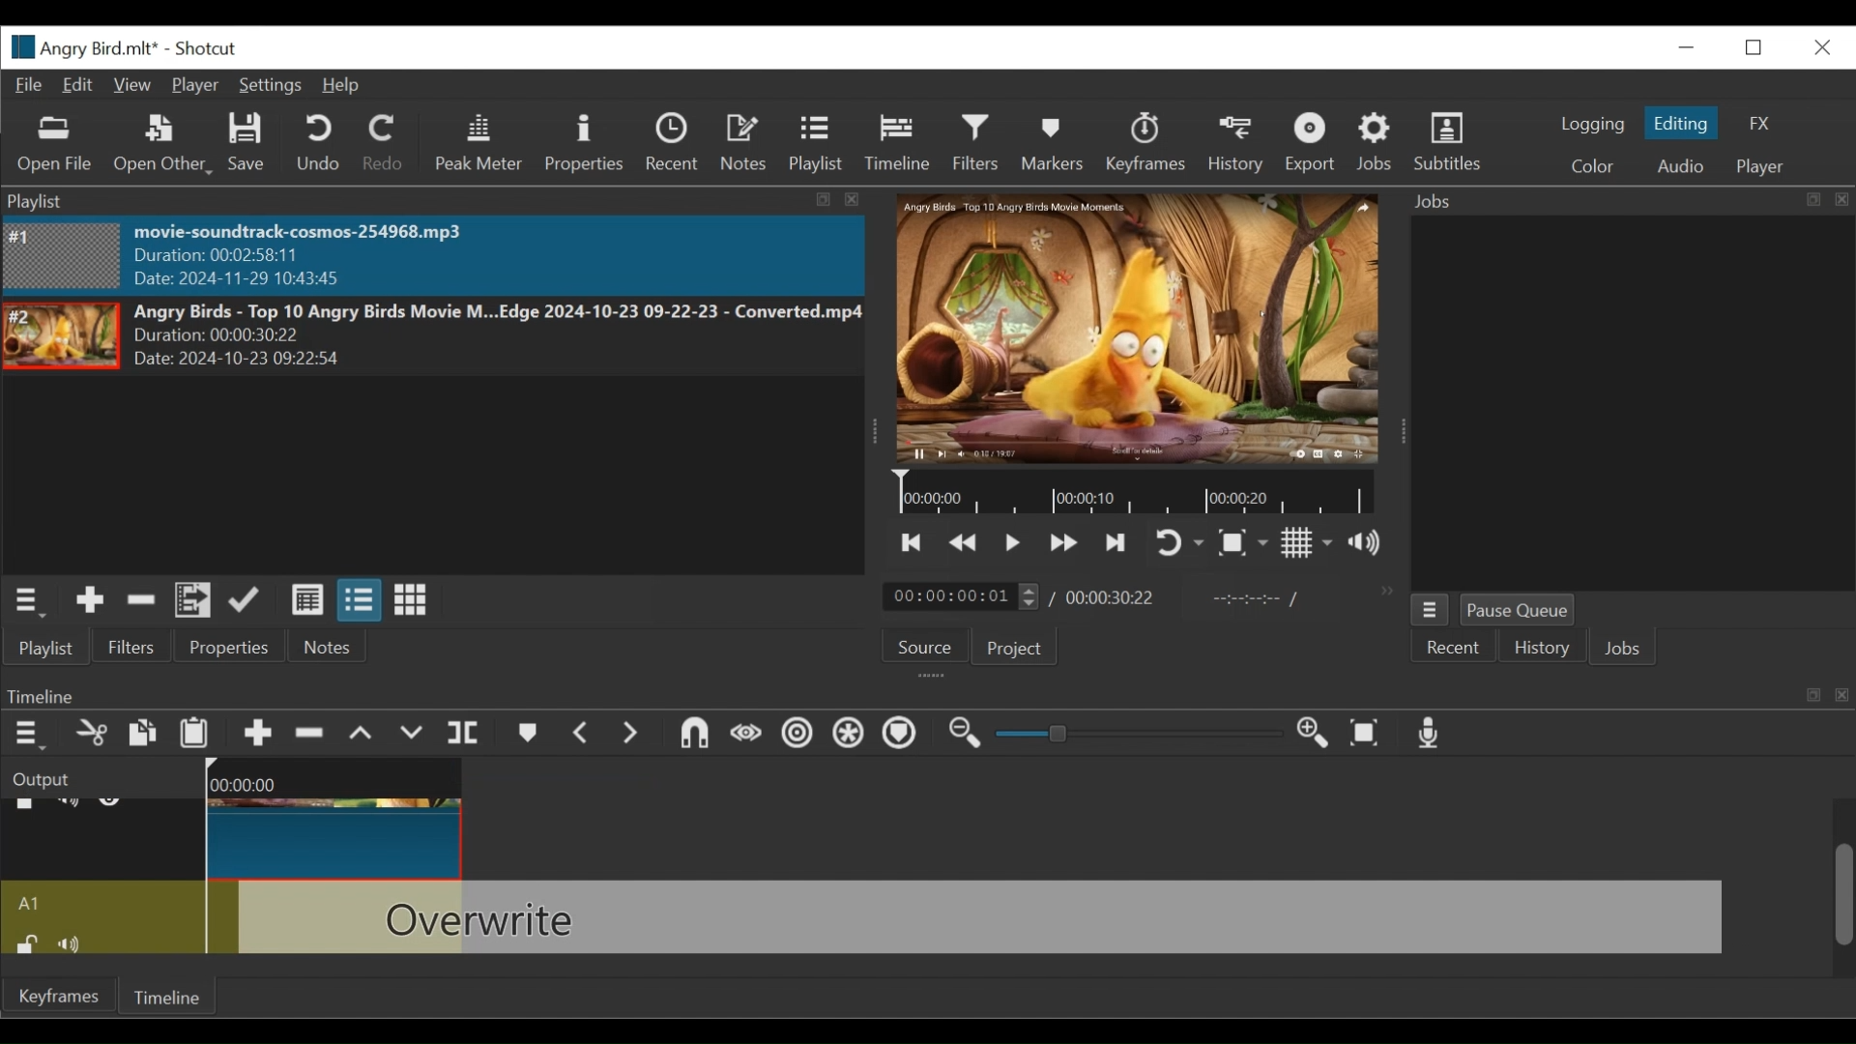 The height and width of the screenshot is (1044, 1856). What do you see at coordinates (210, 48) in the screenshot?
I see `Shotcut` at bounding box center [210, 48].